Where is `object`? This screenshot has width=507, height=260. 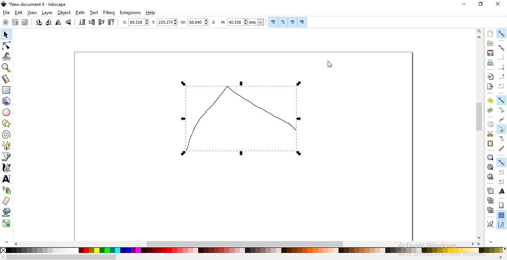 object is located at coordinates (64, 13).